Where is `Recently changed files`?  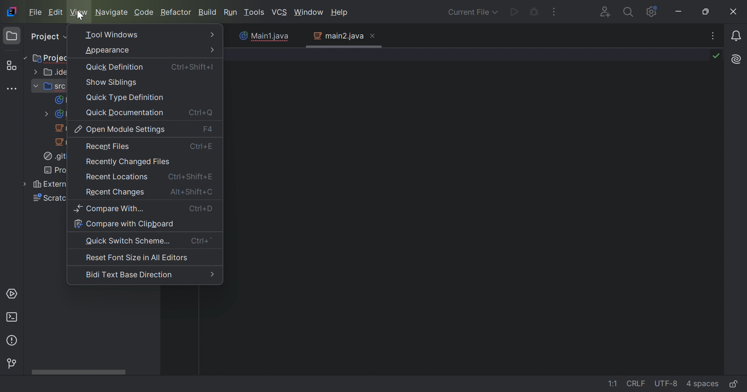 Recently changed files is located at coordinates (128, 163).